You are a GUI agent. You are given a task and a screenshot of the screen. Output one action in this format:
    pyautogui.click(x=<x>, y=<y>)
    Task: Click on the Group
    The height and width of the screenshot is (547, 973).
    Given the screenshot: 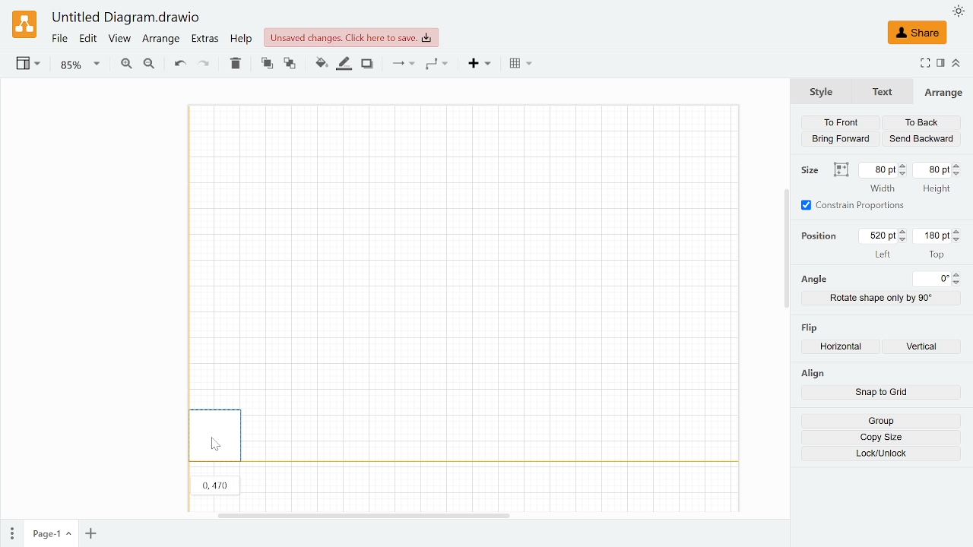 What is the action you would take?
    pyautogui.click(x=880, y=421)
    